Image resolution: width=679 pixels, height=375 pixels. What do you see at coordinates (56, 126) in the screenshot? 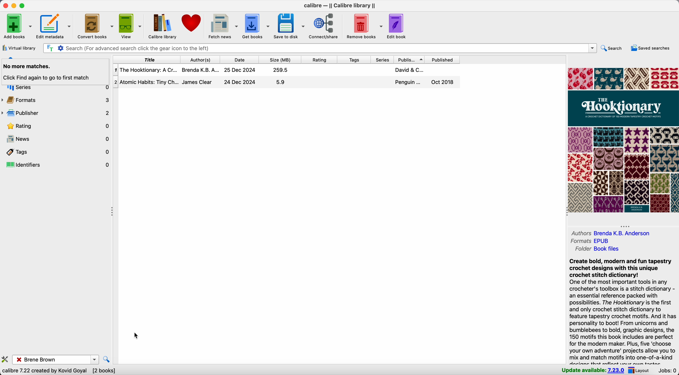
I see `rating` at bounding box center [56, 126].